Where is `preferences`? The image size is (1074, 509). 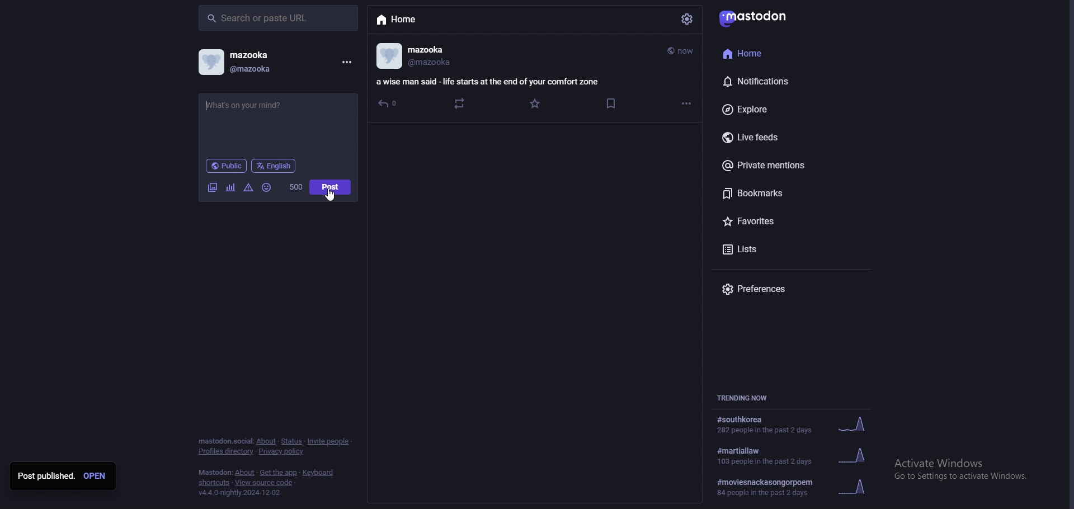
preferences is located at coordinates (775, 289).